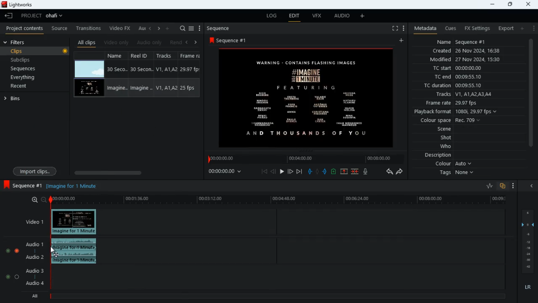  Describe the element at coordinates (445, 130) in the screenshot. I see `scene` at that location.